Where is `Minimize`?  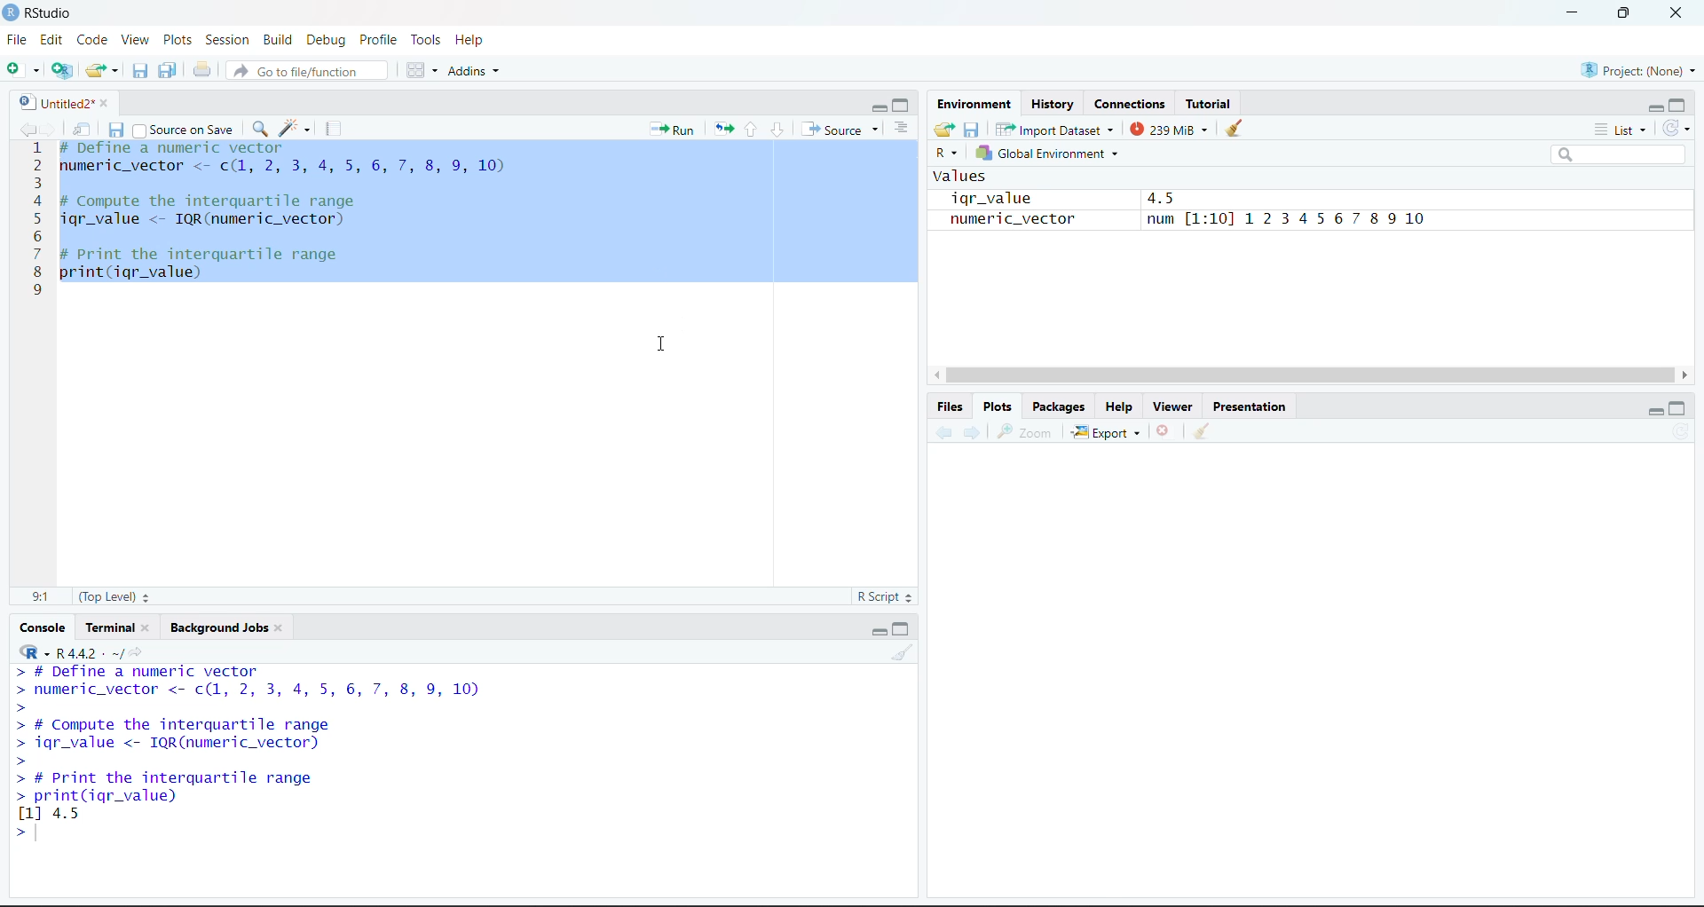
Minimize is located at coordinates (1654, 412).